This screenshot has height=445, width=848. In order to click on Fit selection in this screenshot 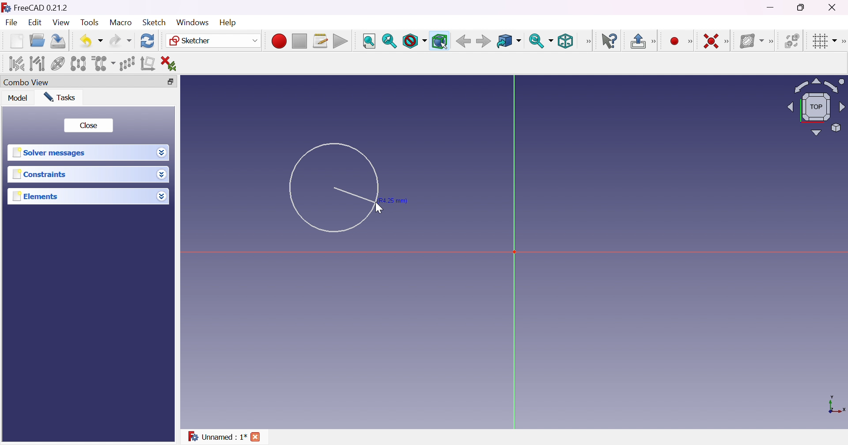, I will do `click(389, 41)`.